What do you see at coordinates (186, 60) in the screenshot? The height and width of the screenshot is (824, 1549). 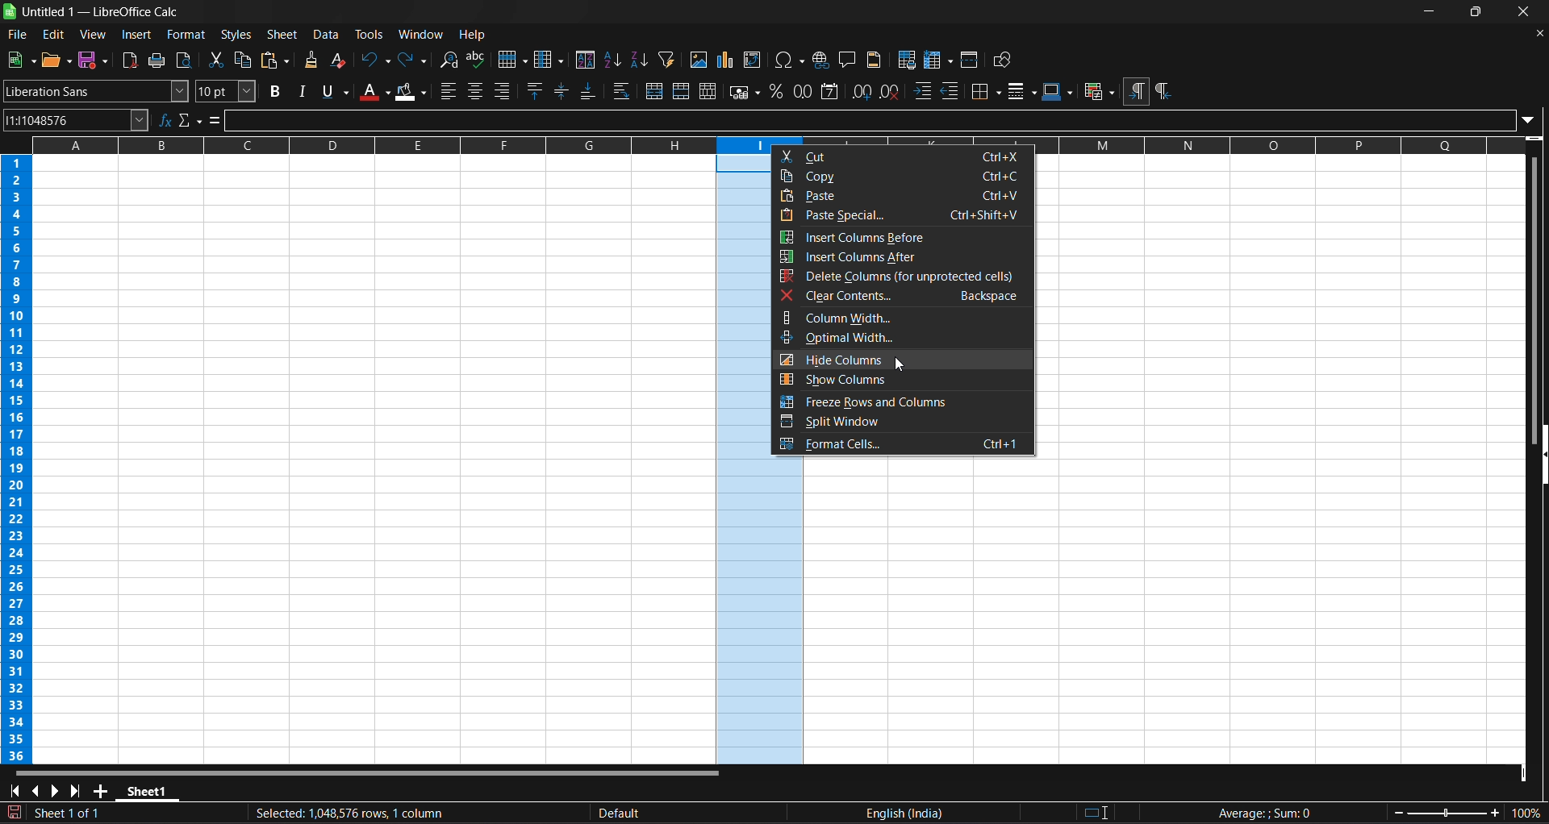 I see `toggle print preview` at bounding box center [186, 60].